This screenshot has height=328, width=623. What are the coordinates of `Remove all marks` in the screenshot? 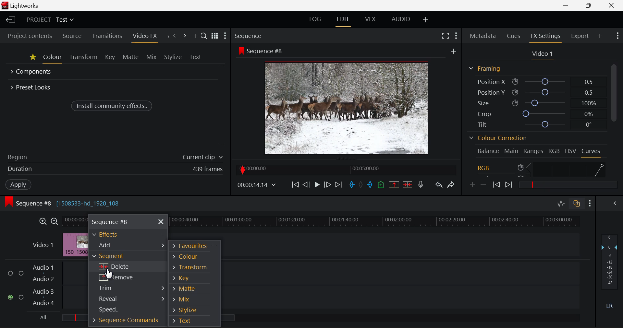 It's located at (361, 185).